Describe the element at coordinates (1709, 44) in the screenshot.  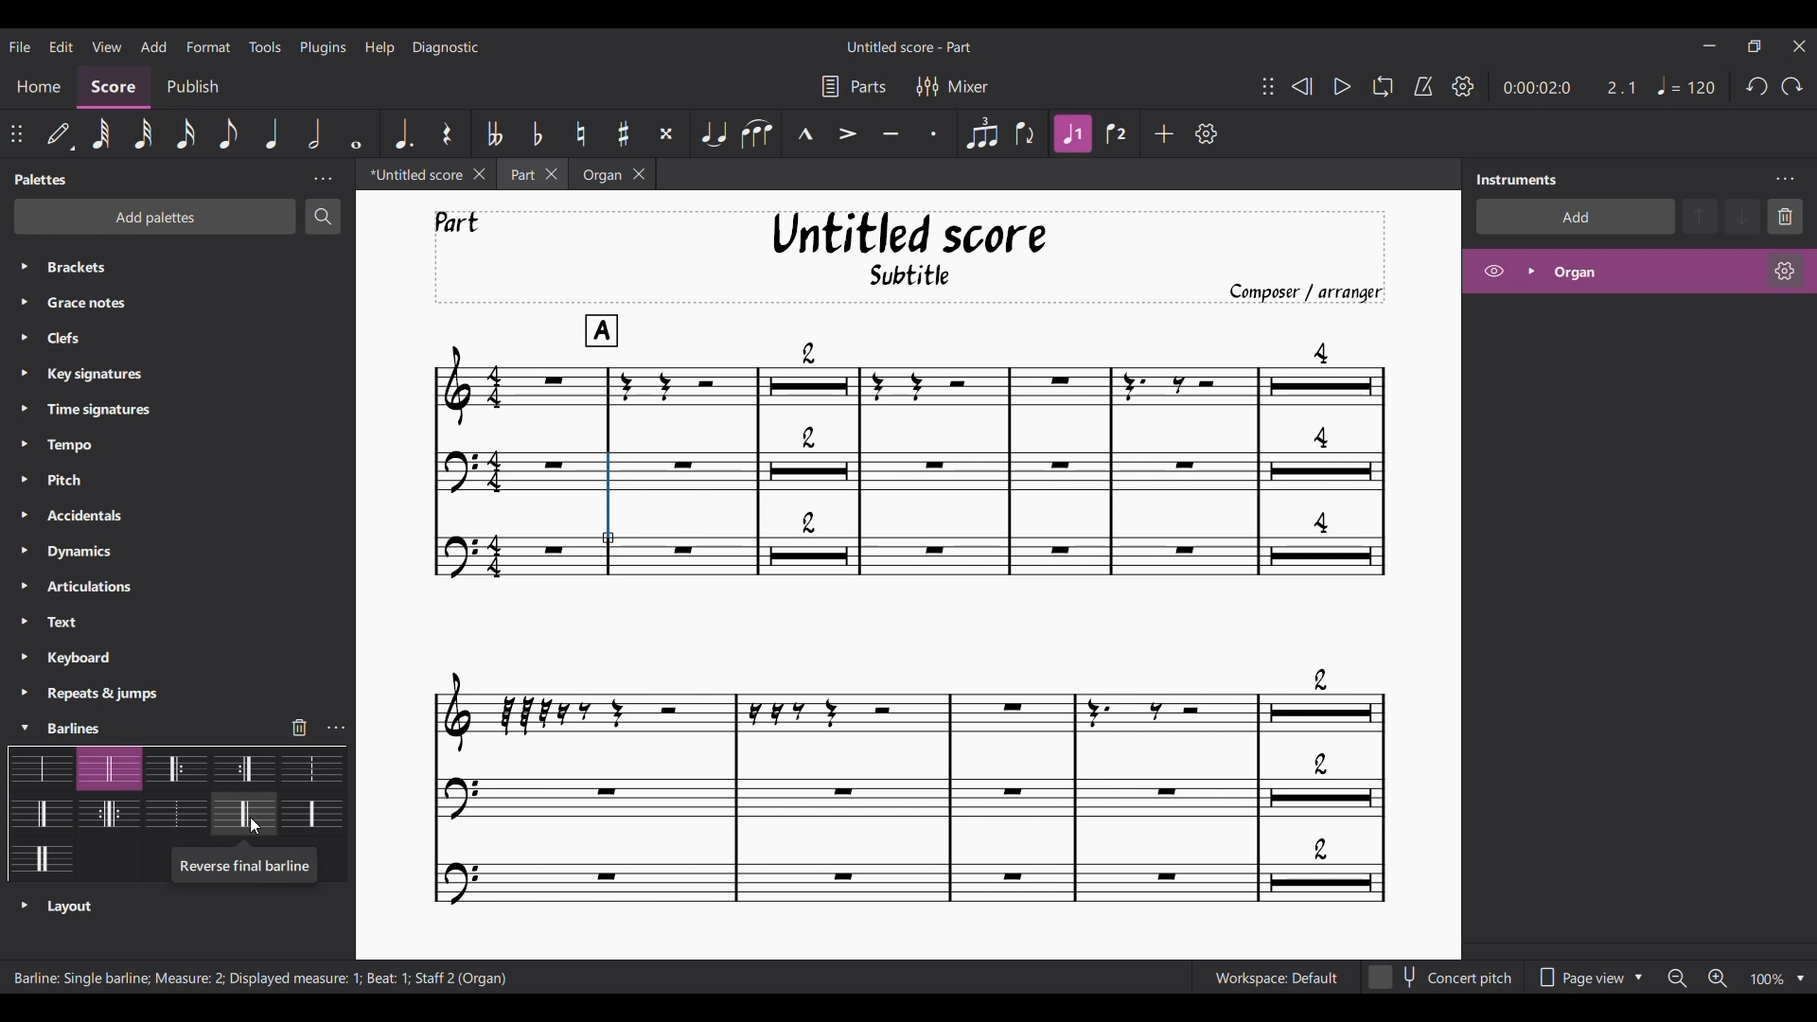
I see `Minimize` at that location.